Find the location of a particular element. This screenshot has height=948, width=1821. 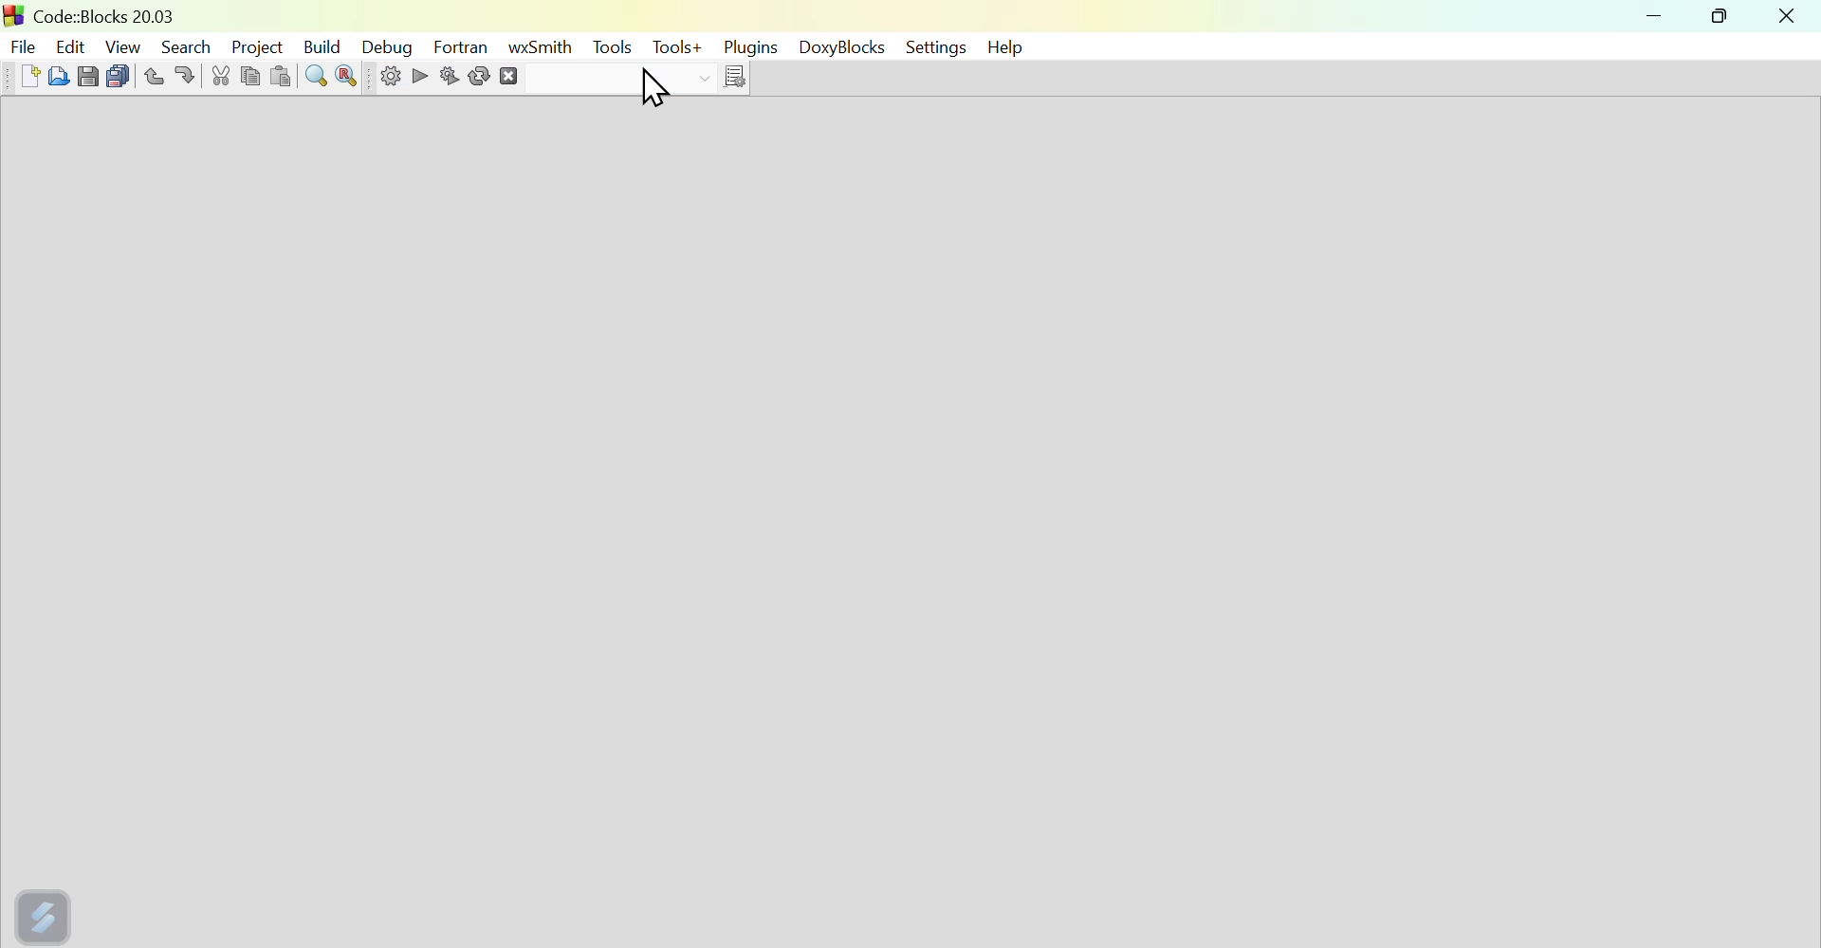

View is located at coordinates (124, 44).